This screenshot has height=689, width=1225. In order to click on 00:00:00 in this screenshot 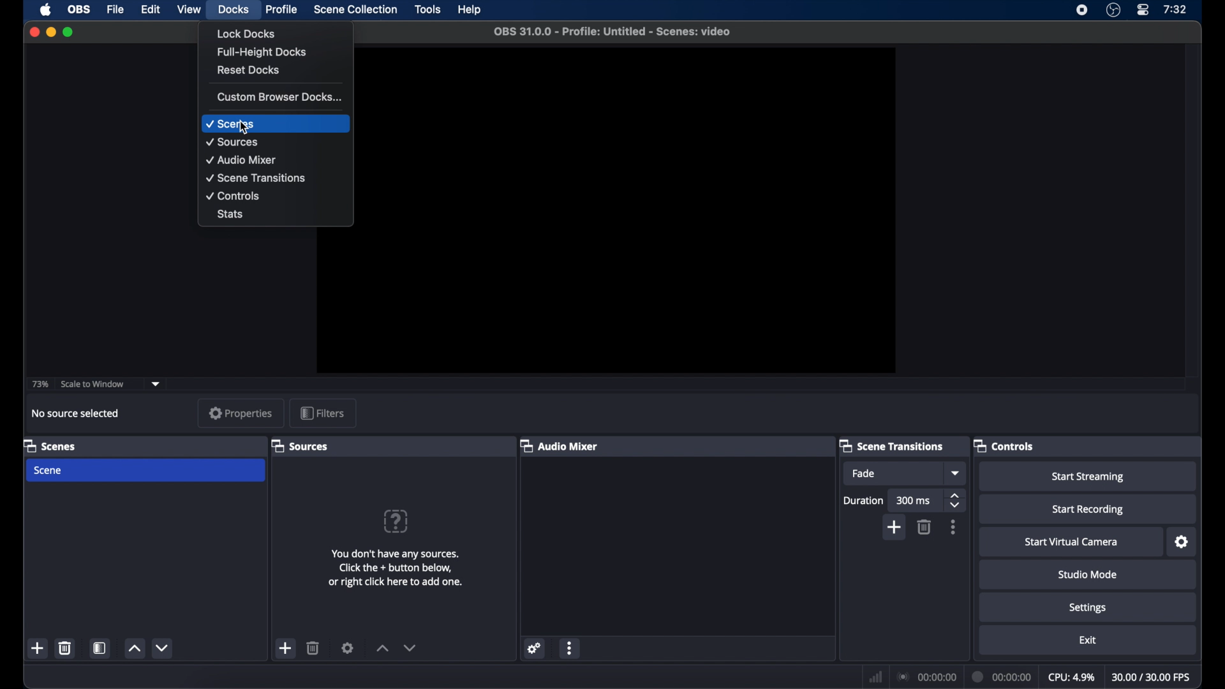, I will do `click(926, 676)`.